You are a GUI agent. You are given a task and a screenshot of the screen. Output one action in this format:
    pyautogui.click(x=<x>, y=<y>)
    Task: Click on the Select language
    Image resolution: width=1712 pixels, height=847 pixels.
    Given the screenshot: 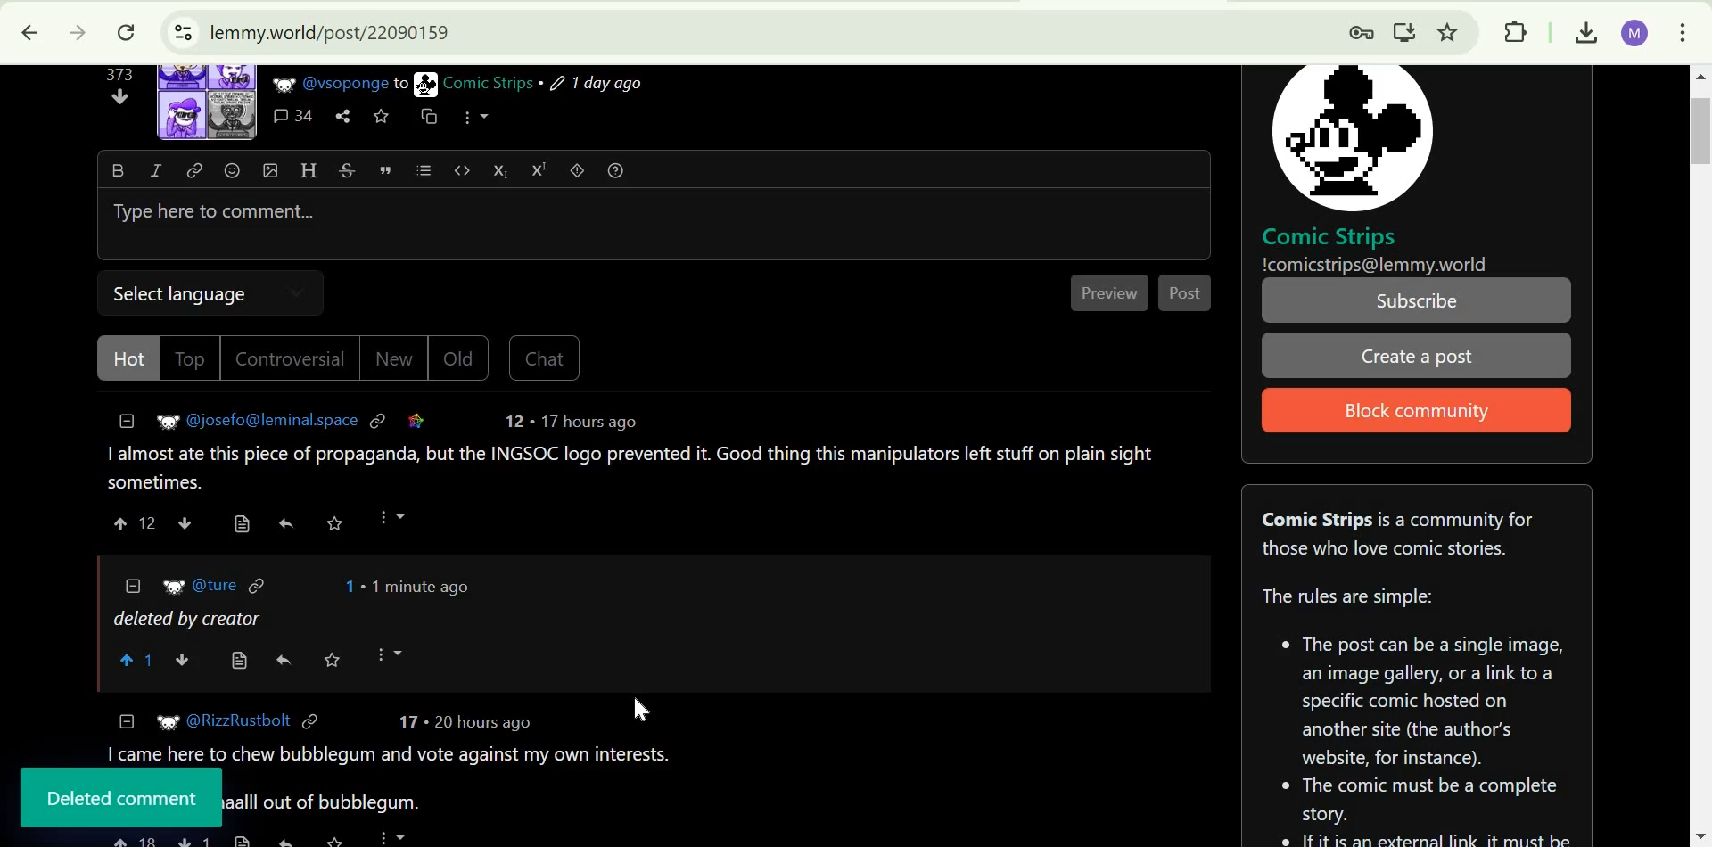 What is the action you would take?
    pyautogui.click(x=188, y=290)
    